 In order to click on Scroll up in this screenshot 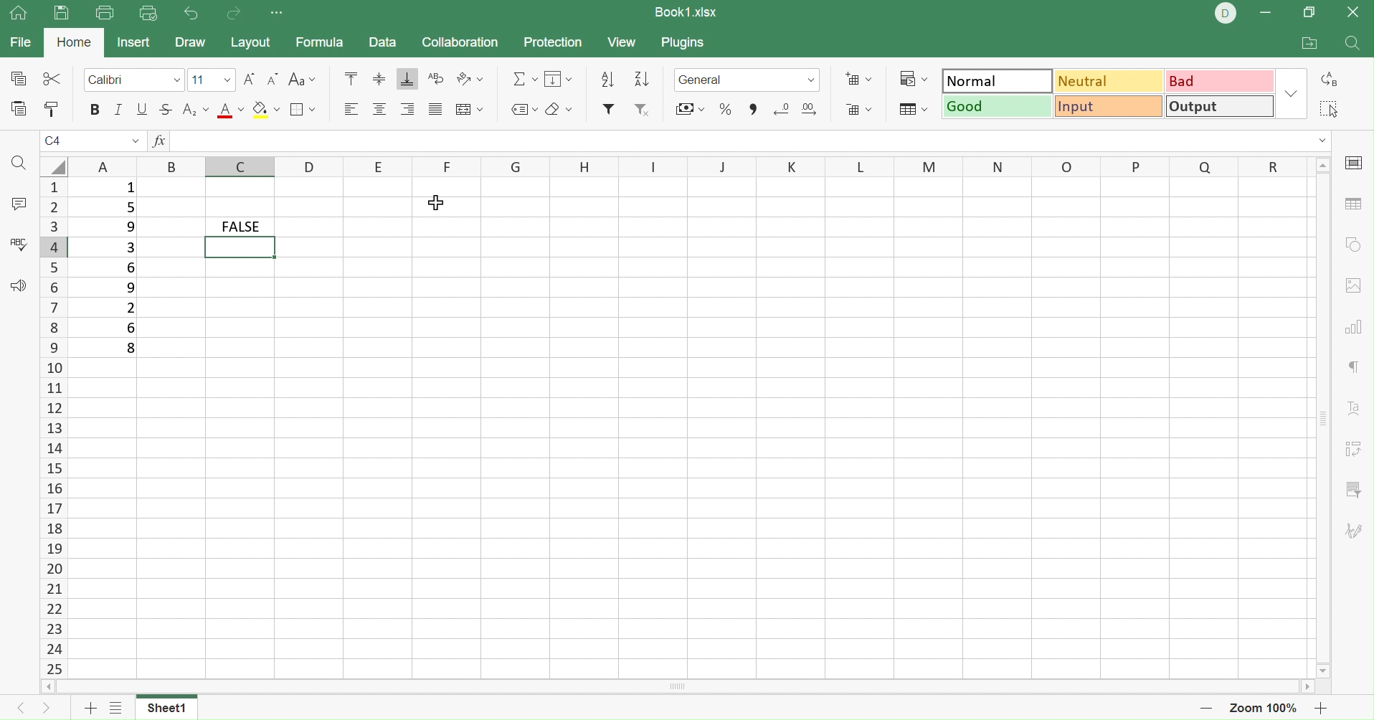, I will do `click(1322, 164)`.